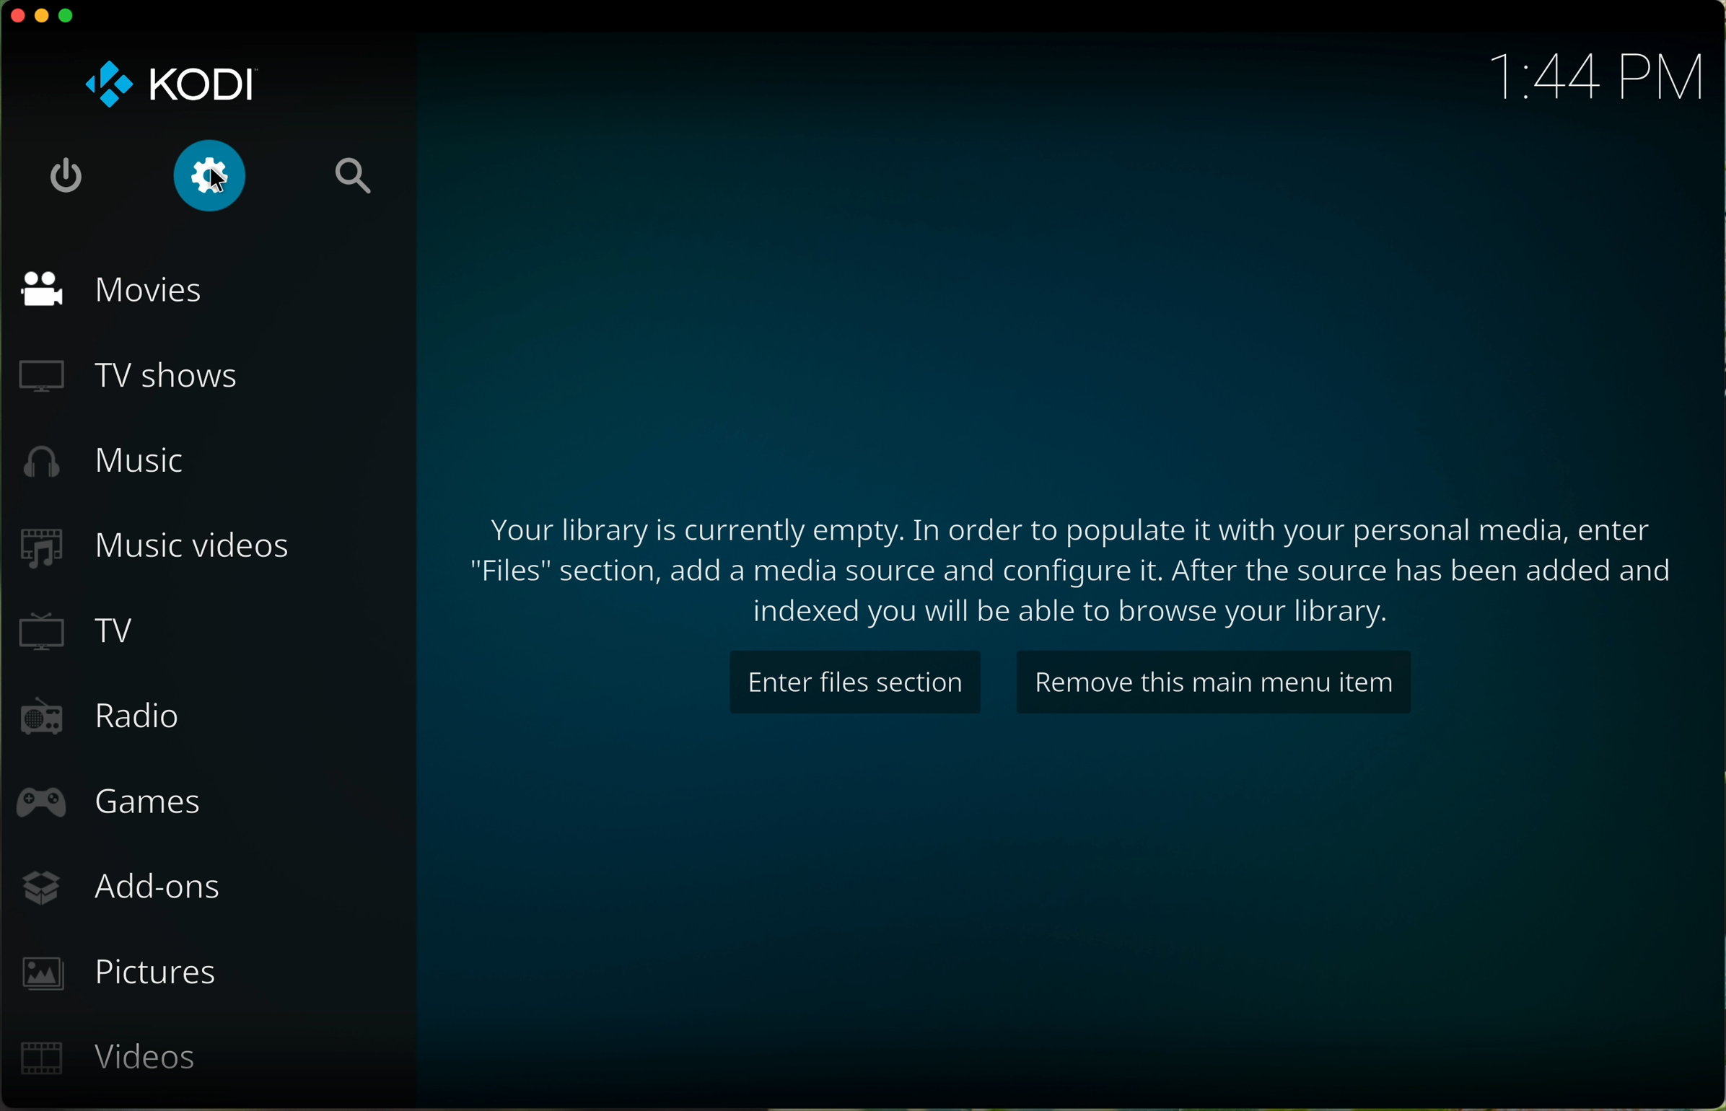  What do you see at coordinates (1600, 79) in the screenshot?
I see `hour` at bounding box center [1600, 79].